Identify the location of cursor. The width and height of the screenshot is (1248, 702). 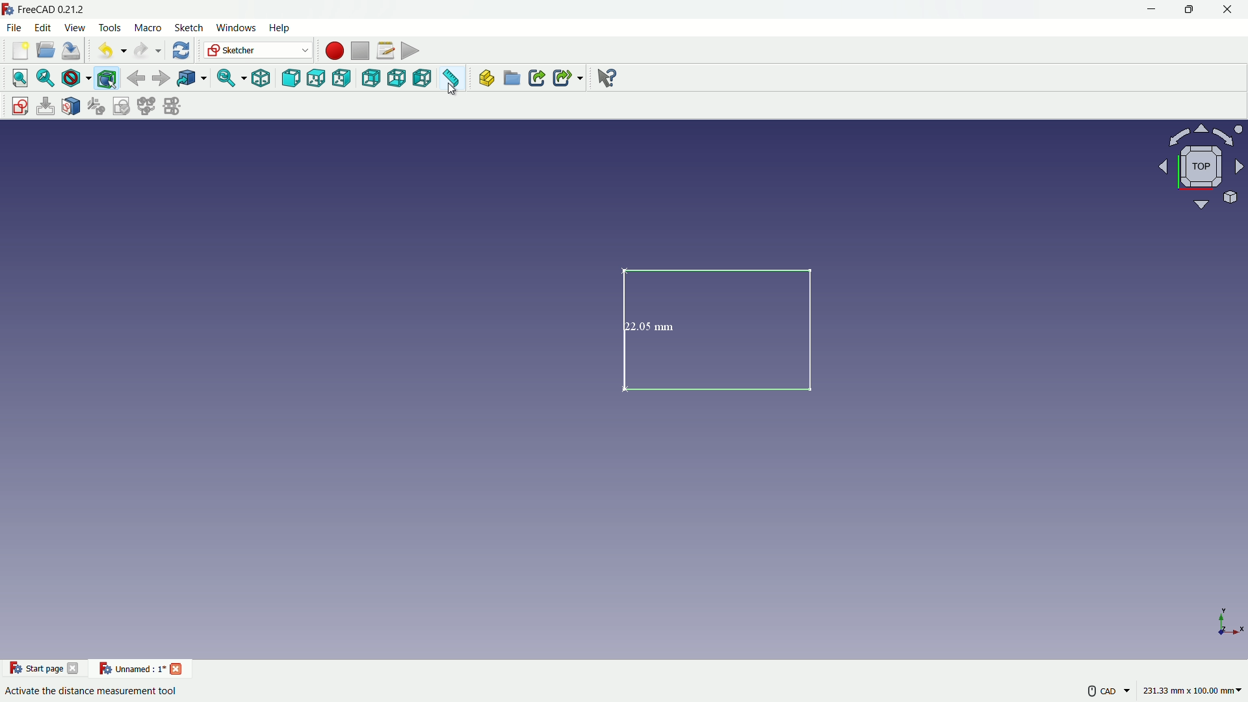
(456, 89).